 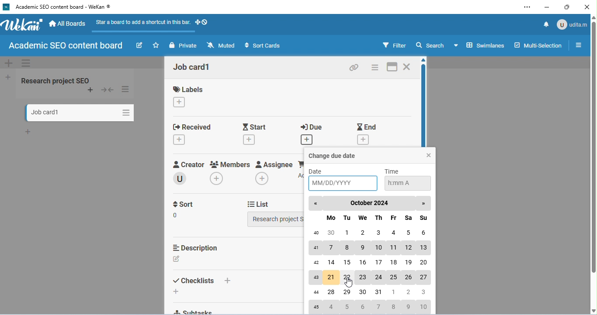 I want to click on maximize card, so click(x=391, y=67).